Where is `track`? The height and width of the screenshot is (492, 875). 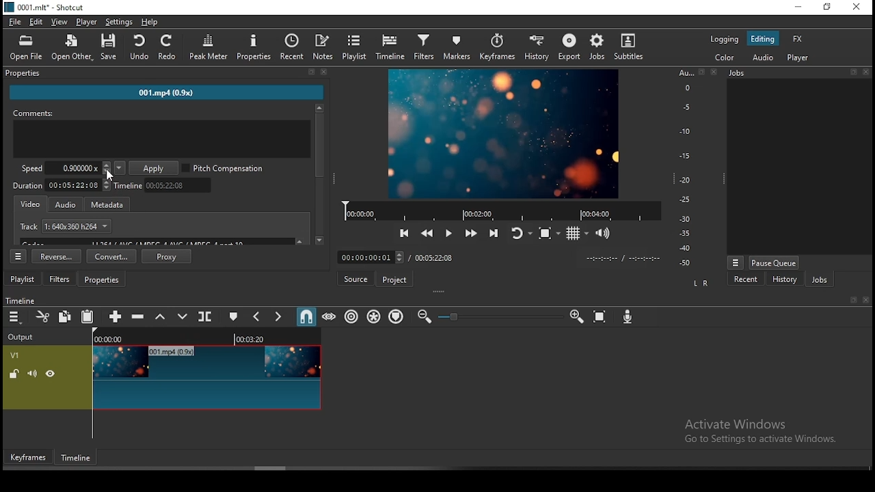 track is located at coordinates (64, 225).